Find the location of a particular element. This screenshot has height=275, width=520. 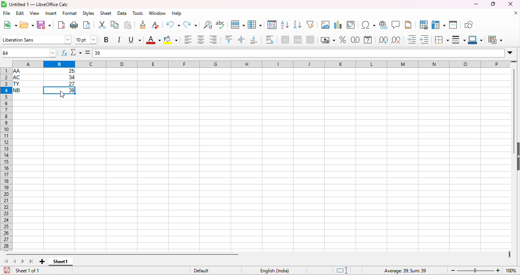

undo is located at coordinates (174, 24).